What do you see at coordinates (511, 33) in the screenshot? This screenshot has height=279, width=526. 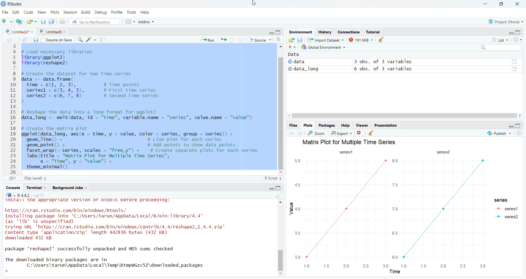 I see `minimize` at bounding box center [511, 33].